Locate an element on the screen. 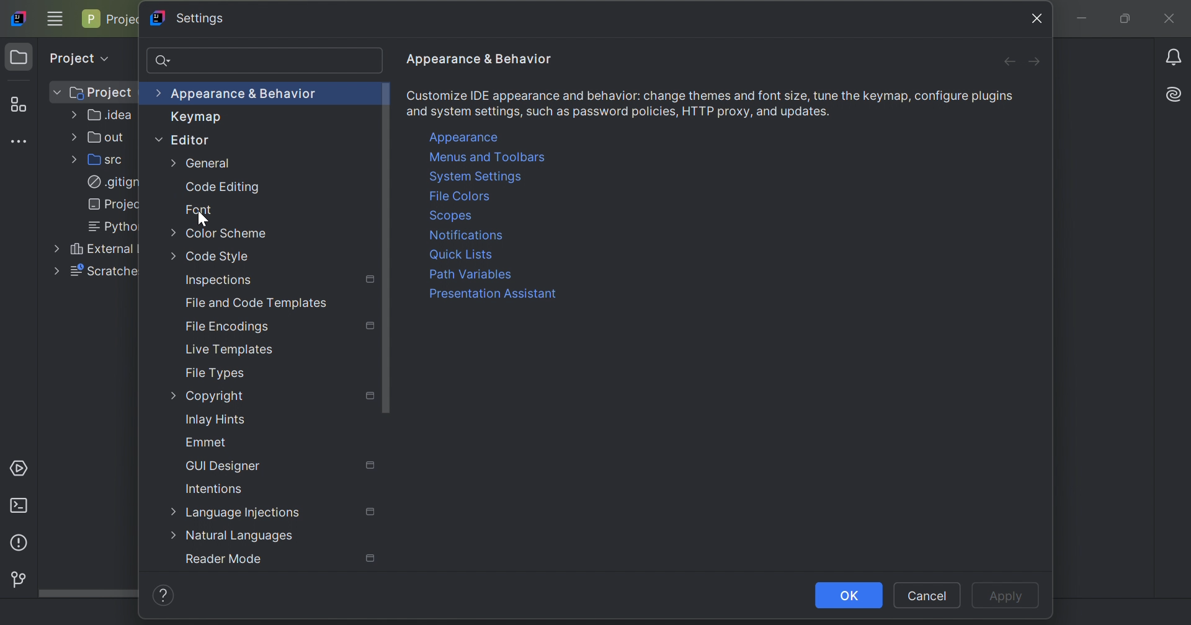 Image resolution: width=1191 pixels, height=625 pixels. System Settings is located at coordinates (492, 177).